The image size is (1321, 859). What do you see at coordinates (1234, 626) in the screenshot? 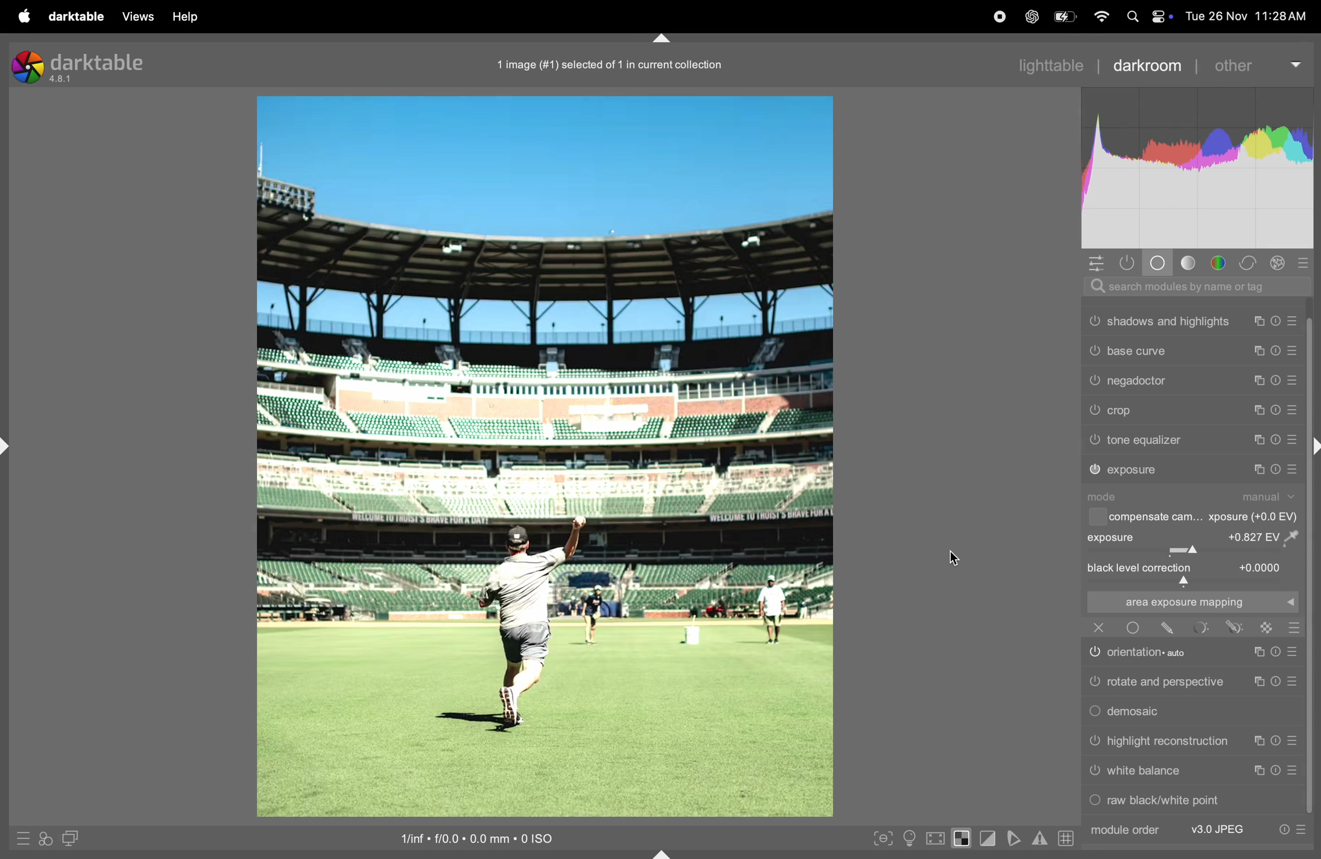
I see `edit tool` at bounding box center [1234, 626].